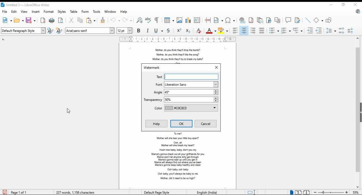  Describe the element at coordinates (90, 30) in the screenshot. I see `font settings` at that location.